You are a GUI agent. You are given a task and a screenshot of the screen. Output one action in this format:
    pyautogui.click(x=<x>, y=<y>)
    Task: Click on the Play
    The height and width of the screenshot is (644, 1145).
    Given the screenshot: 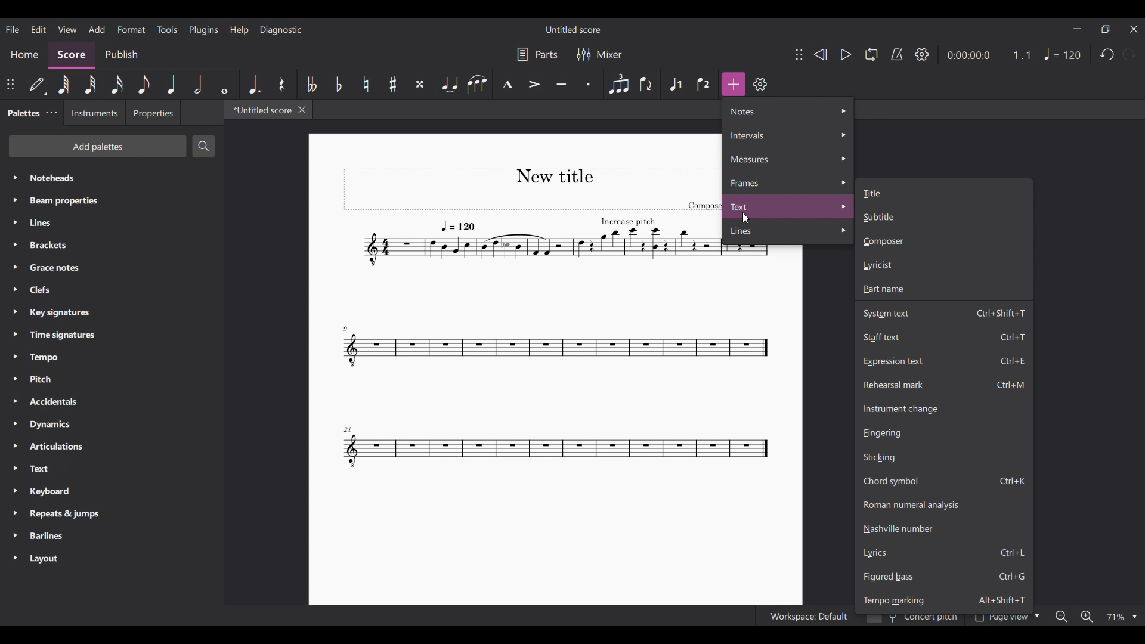 What is the action you would take?
    pyautogui.click(x=846, y=54)
    